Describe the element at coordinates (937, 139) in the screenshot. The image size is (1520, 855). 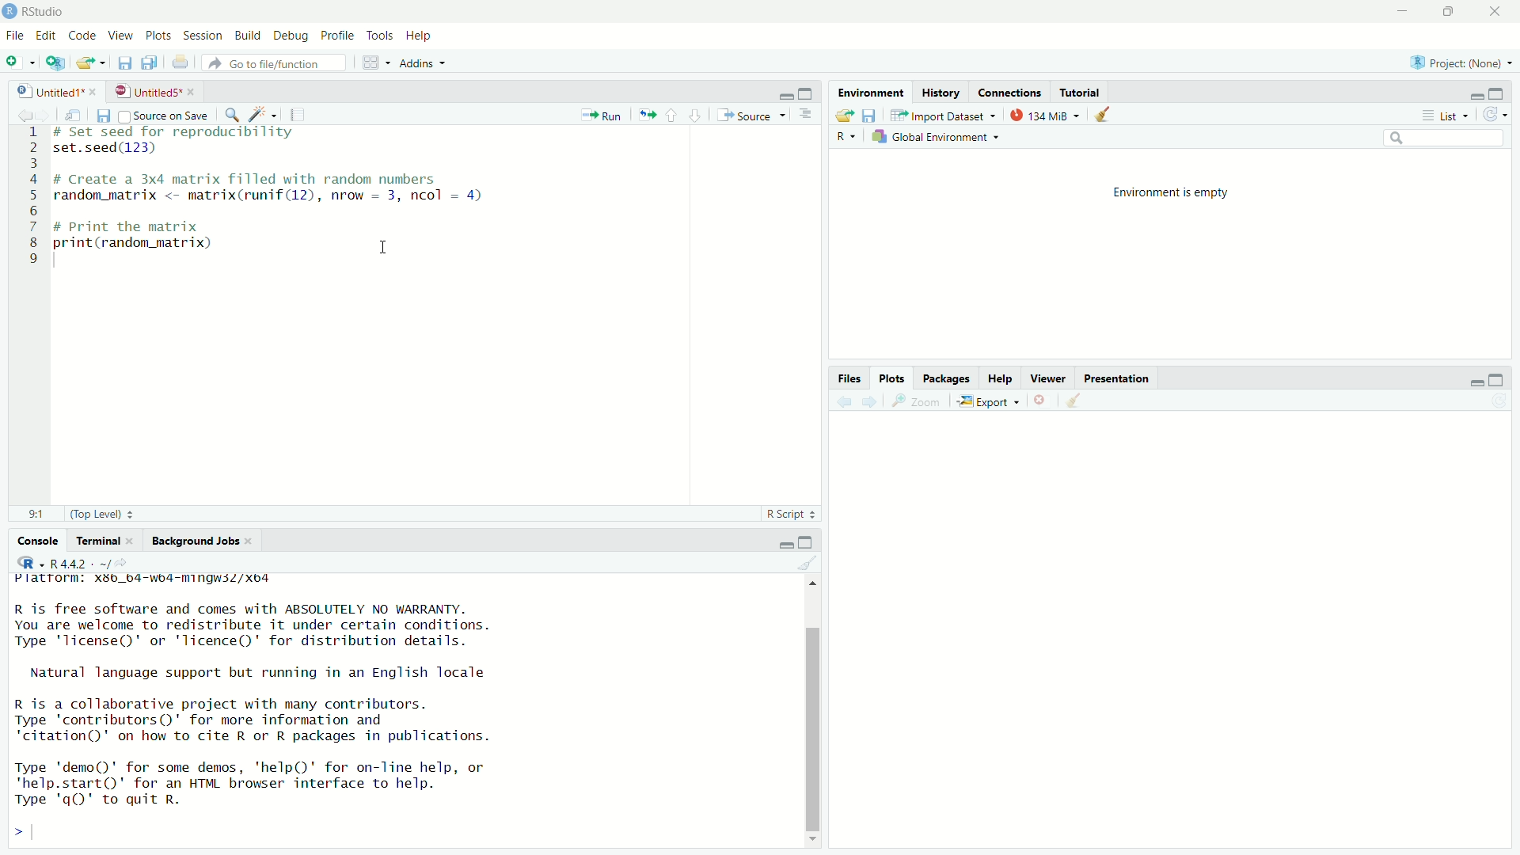
I see `kh Global Environment +` at that location.